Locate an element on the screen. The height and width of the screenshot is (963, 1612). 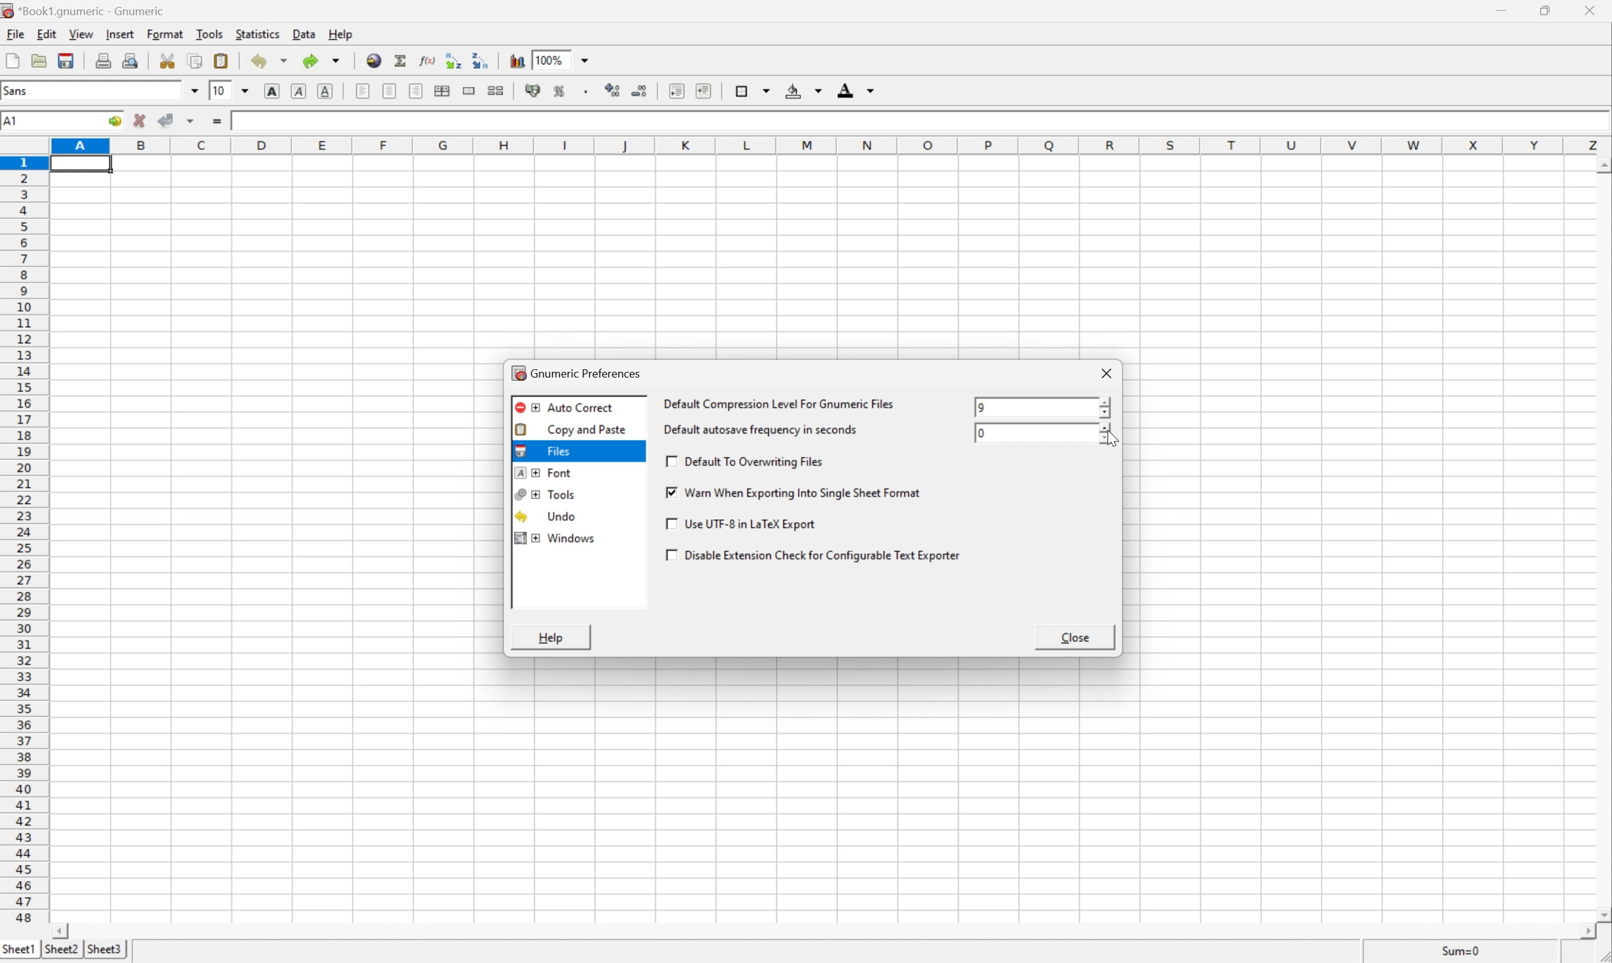
sheet2 is located at coordinates (60, 954).